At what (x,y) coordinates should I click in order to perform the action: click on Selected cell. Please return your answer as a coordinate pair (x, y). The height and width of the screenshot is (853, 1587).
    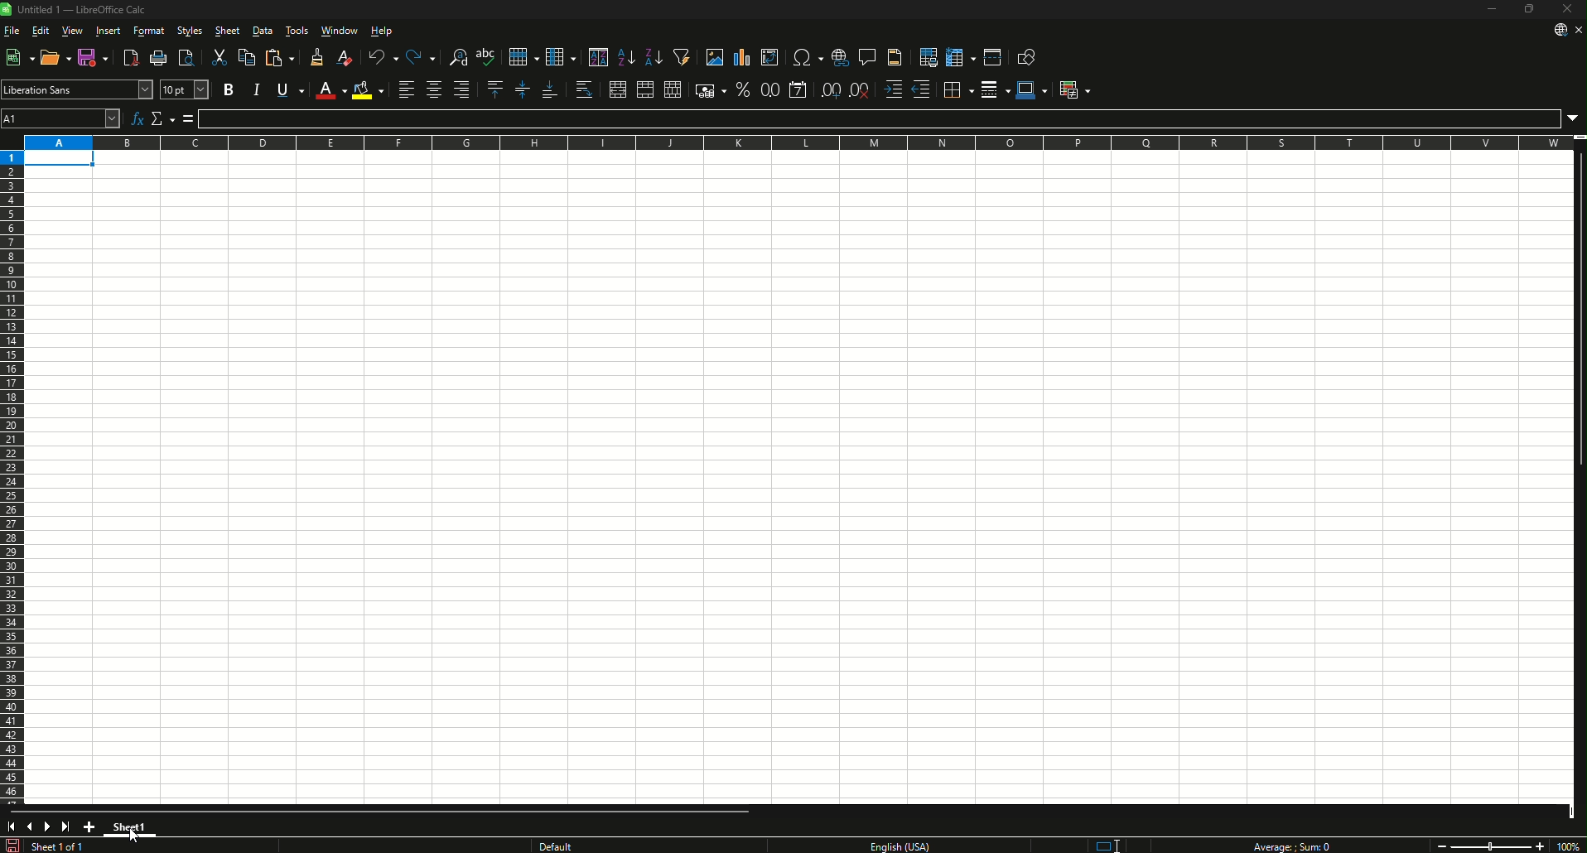
    Looking at the image, I should click on (60, 158).